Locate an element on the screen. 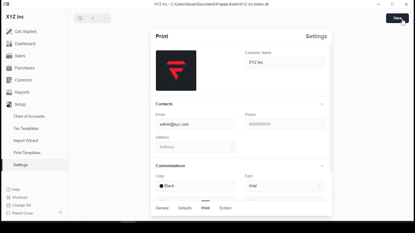  print is located at coordinates (162, 37).